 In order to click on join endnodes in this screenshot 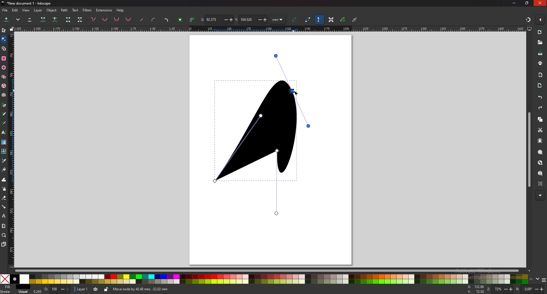, I will do `click(69, 19)`.